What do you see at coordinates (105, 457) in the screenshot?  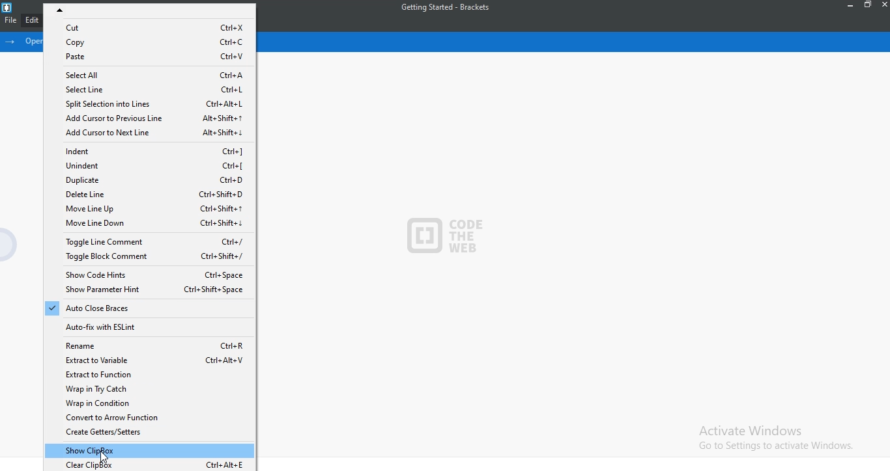 I see `cursor` at bounding box center [105, 457].